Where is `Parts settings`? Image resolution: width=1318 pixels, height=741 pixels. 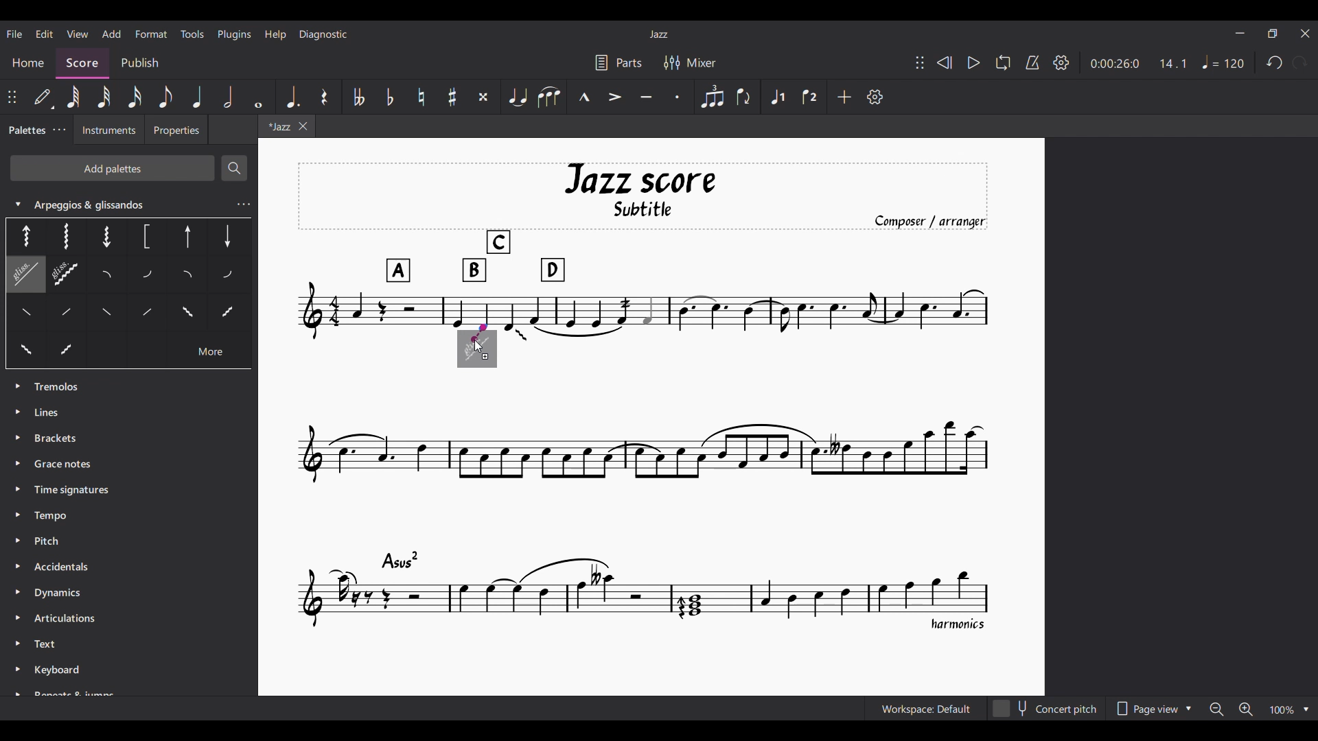 Parts settings is located at coordinates (618, 62).